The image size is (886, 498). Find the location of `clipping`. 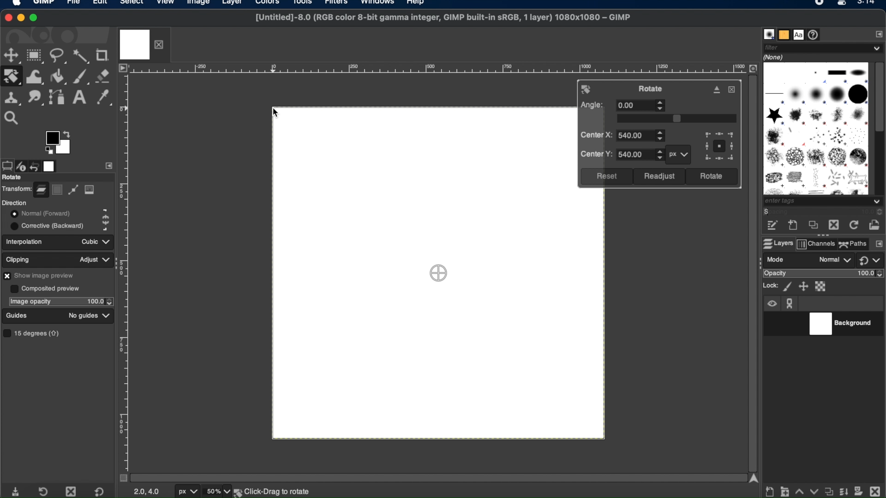

clipping is located at coordinates (19, 258).